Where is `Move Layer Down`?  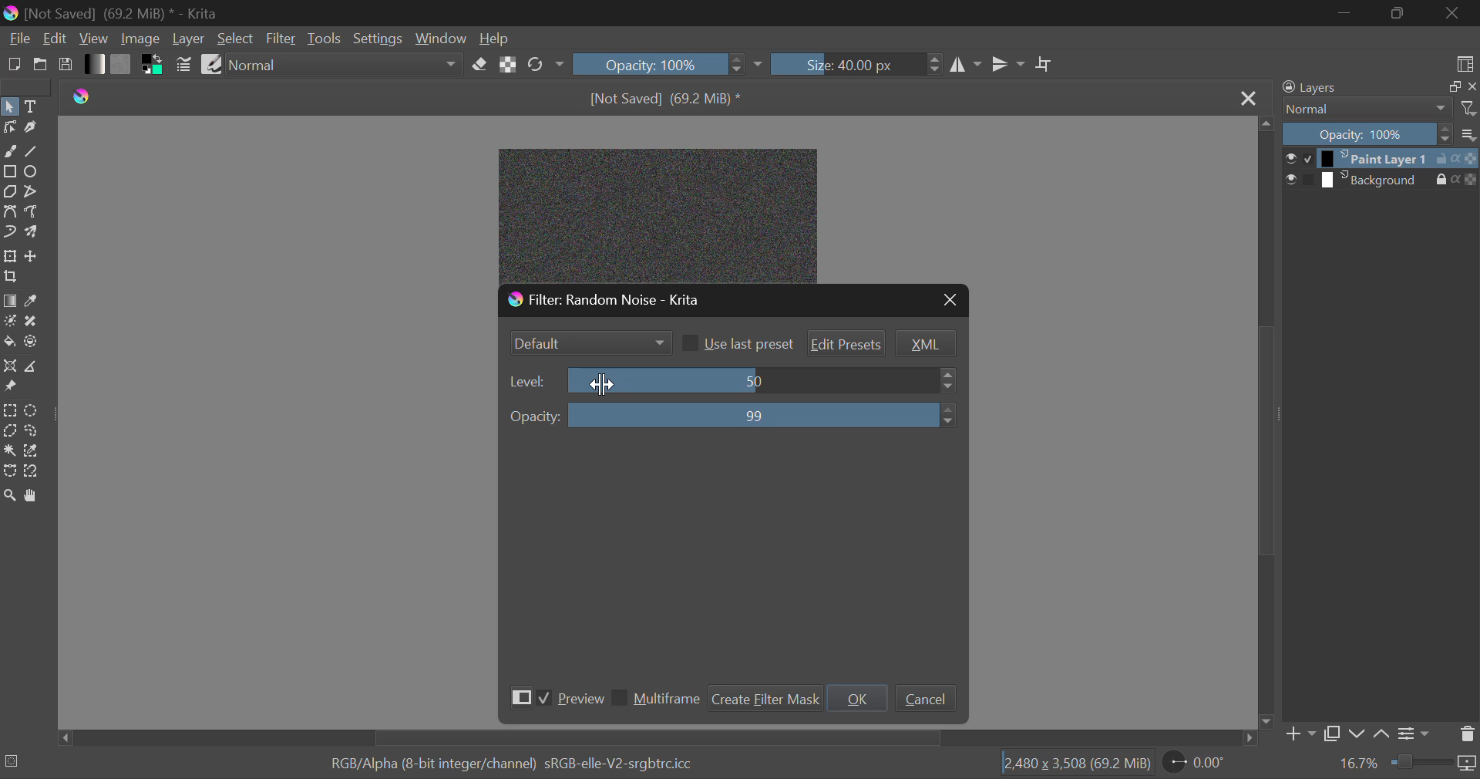 Move Layer Down is located at coordinates (1358, 732).